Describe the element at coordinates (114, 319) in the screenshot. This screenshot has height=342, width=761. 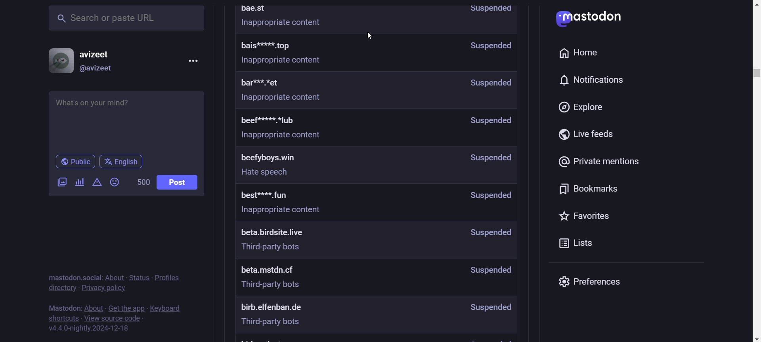
I see `view source code` at that location.